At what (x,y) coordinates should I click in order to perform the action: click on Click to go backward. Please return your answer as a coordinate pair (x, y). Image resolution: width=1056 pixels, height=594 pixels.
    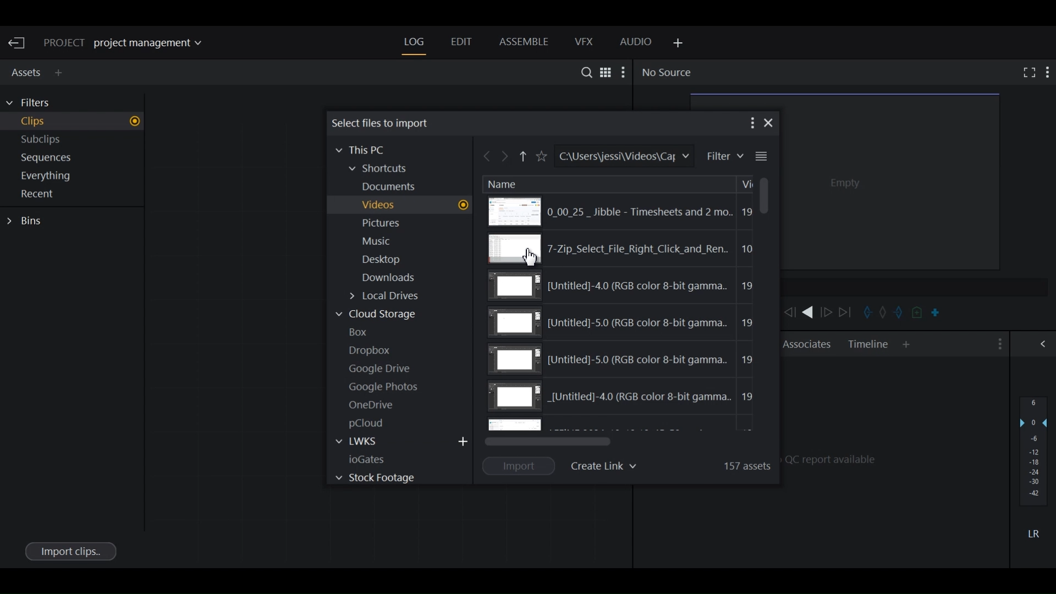
    Looking at the image, I should click on (487, 158).